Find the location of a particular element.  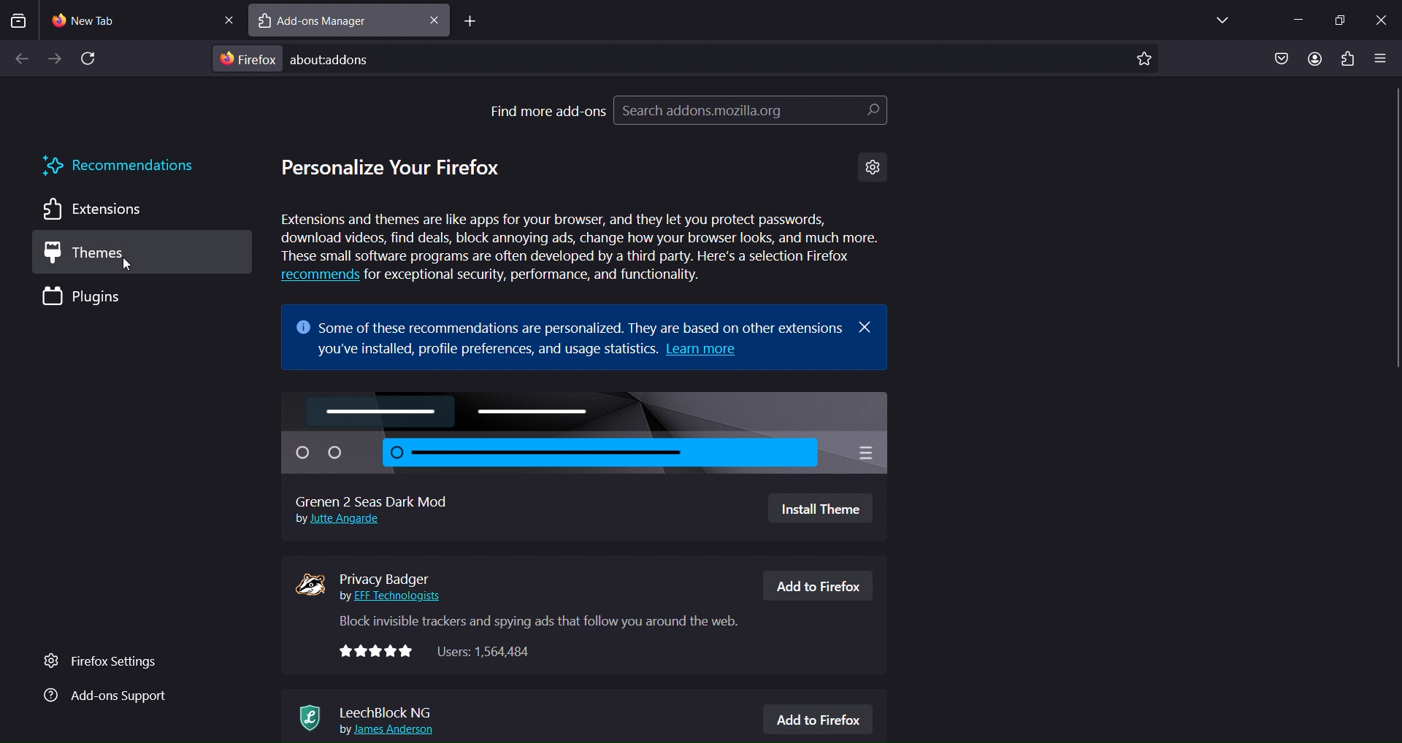

scrollbar is located at coordinates (1393, 250).